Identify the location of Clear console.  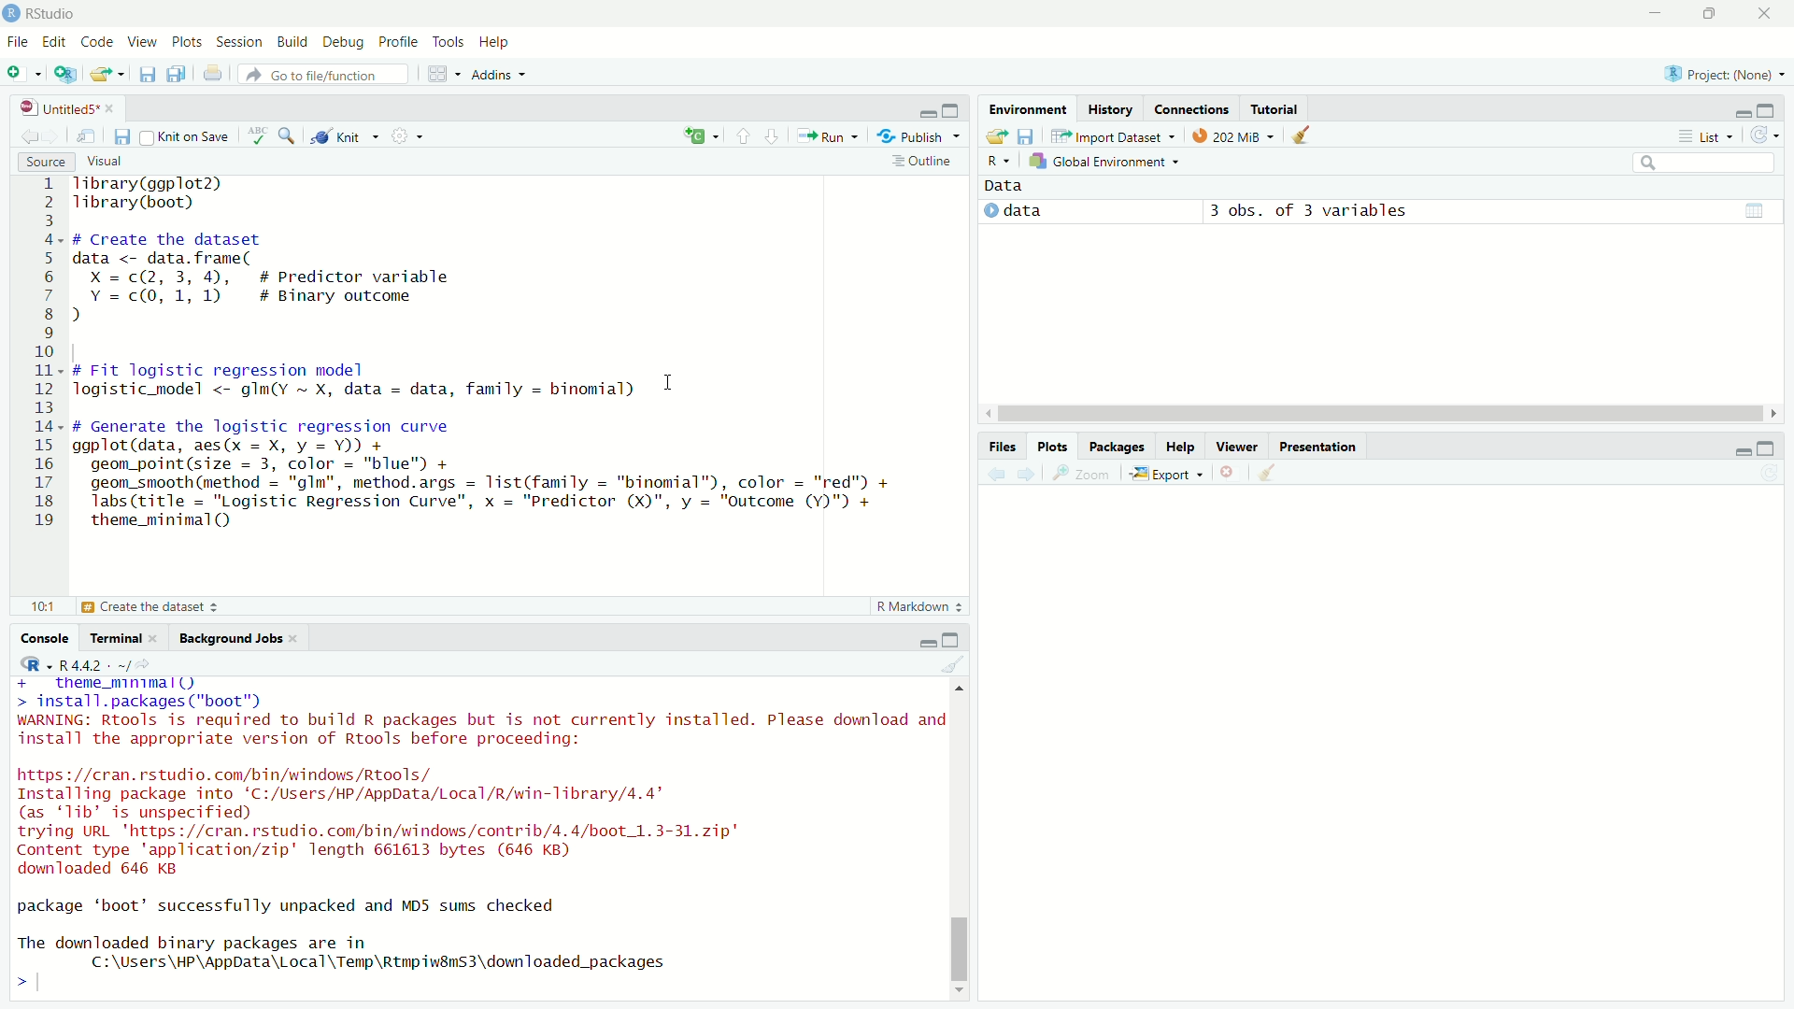
(953, 663).